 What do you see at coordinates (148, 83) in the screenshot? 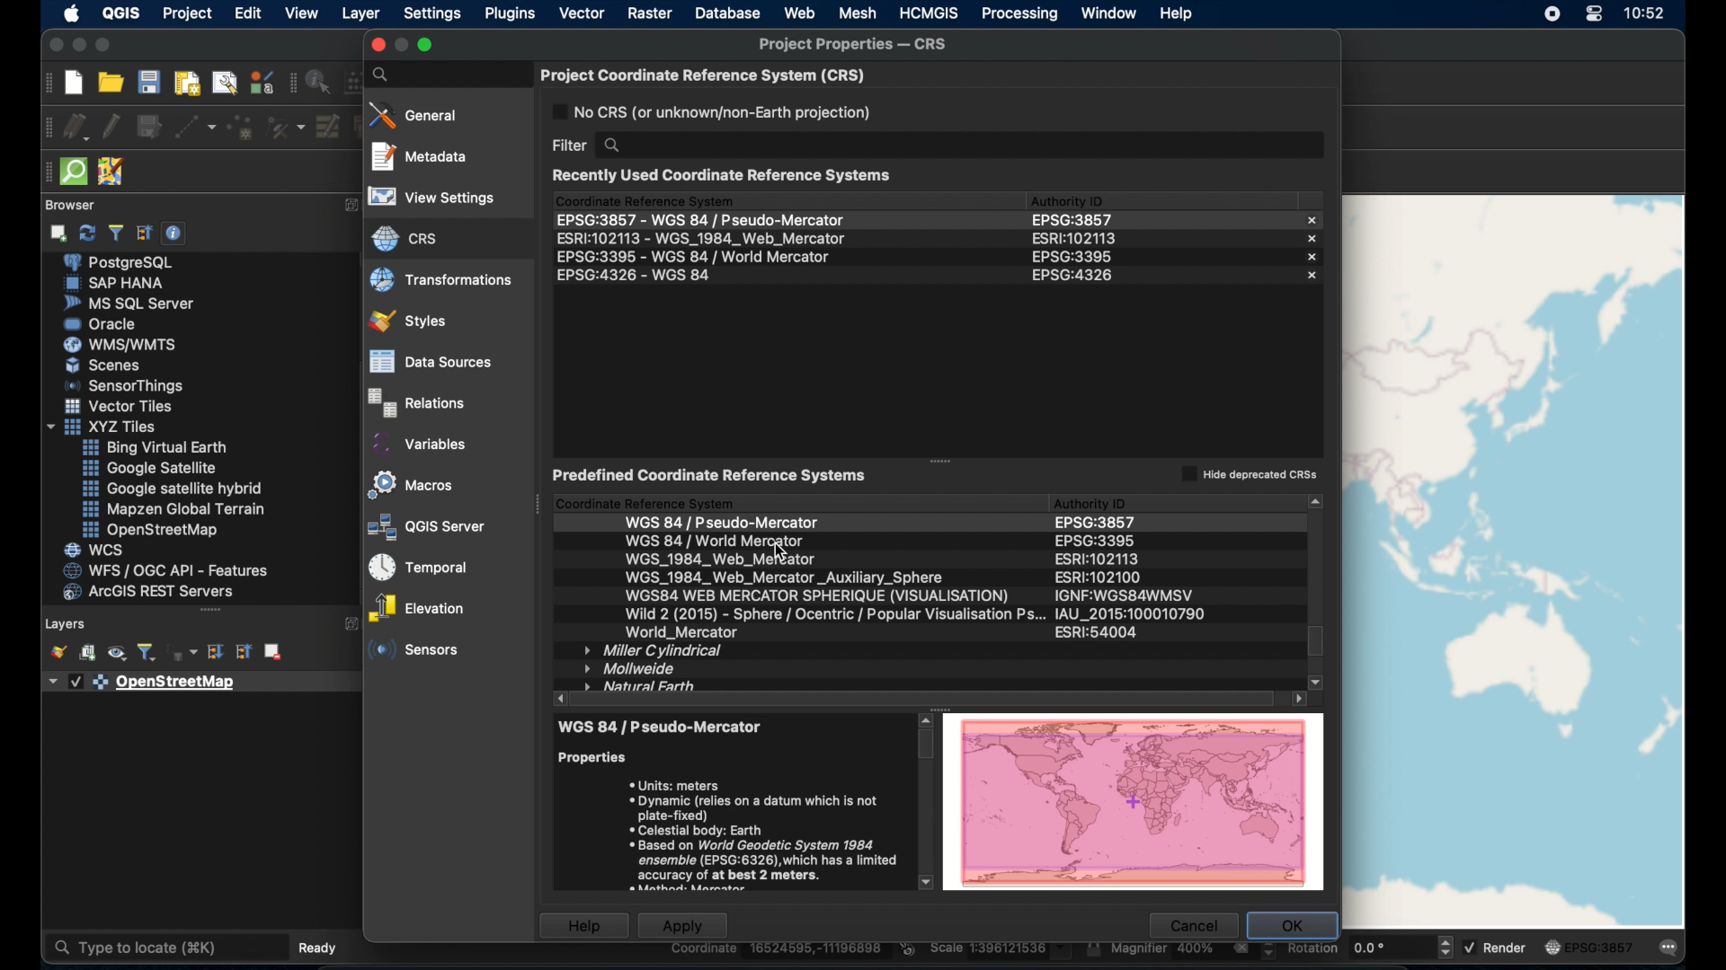
I see `save project` at bounding box center [148, 83].